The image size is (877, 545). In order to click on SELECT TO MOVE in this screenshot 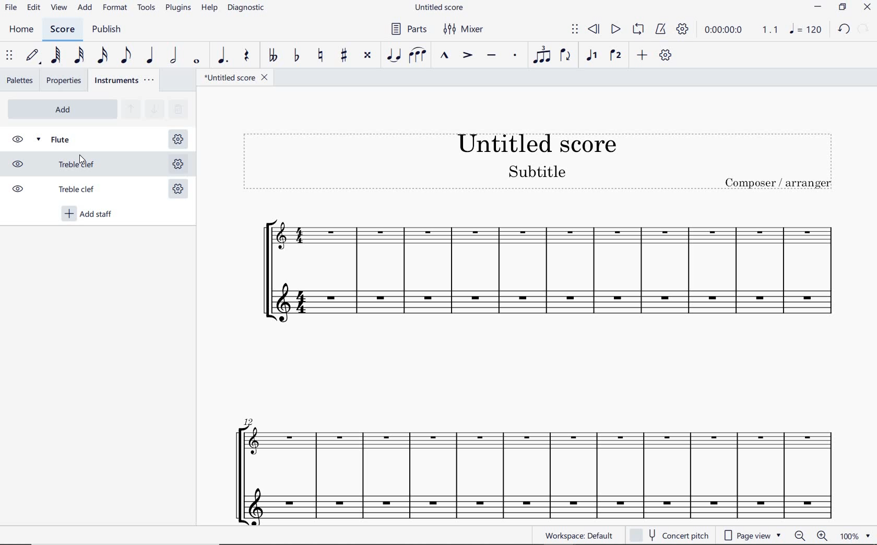, I will do `click(9, 57)`.